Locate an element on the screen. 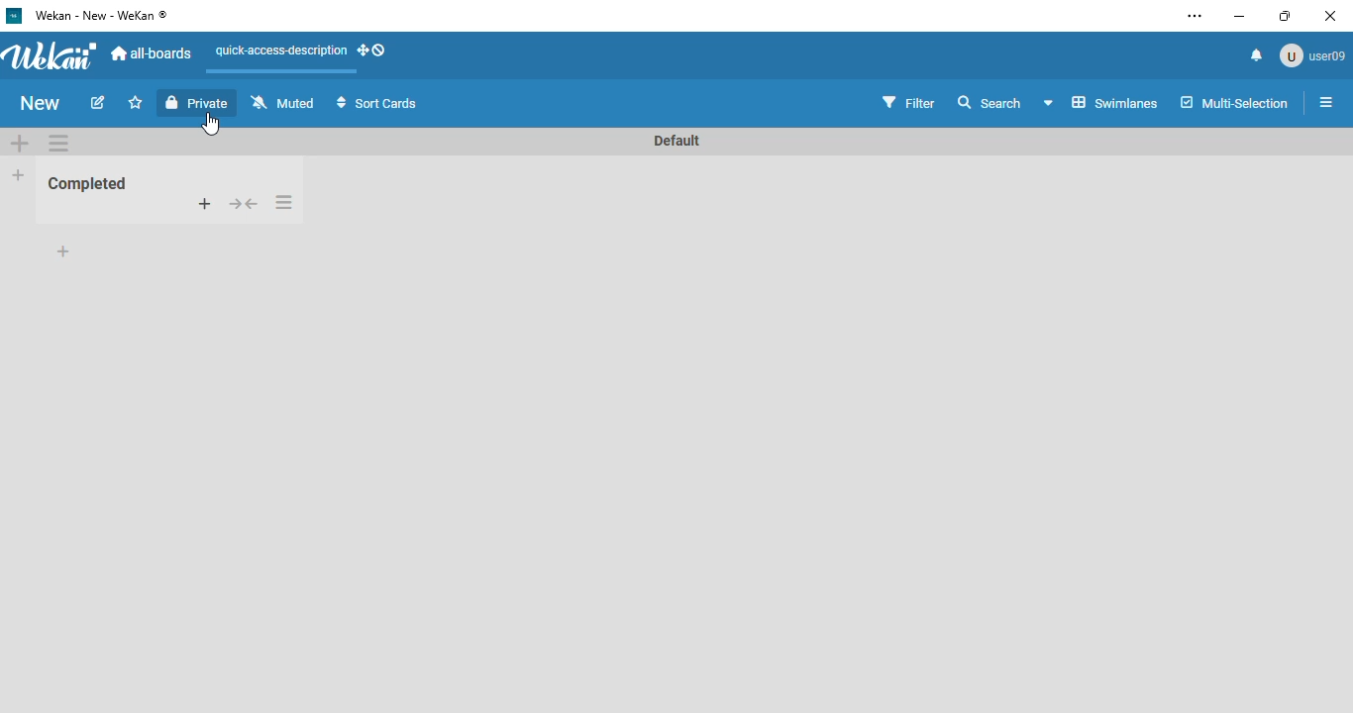 This screenshot has width=1353, height=713. muted is located at coordinates (281, 102).